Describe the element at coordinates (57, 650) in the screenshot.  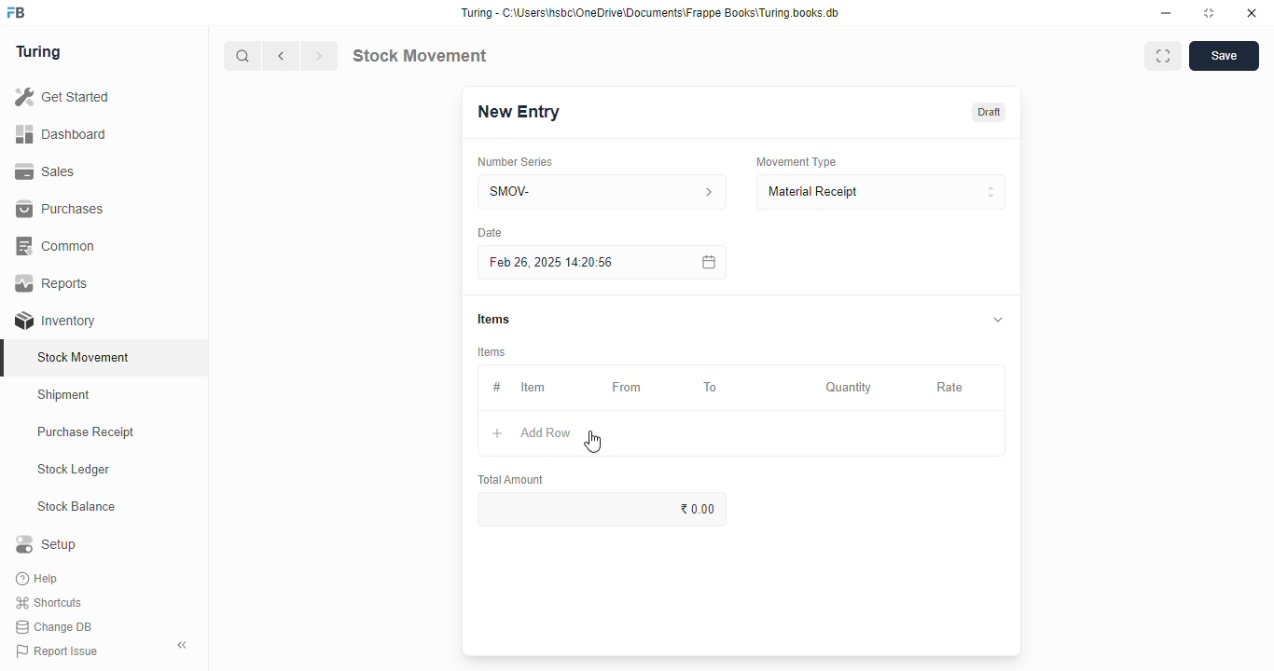
I see `report issue` at that location.